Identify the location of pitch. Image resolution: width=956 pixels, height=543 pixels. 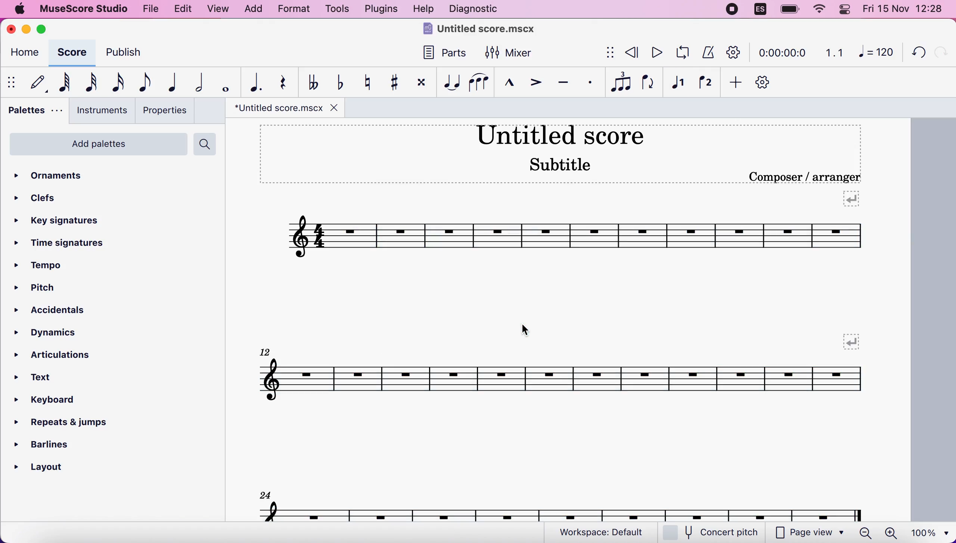
(47, 289).